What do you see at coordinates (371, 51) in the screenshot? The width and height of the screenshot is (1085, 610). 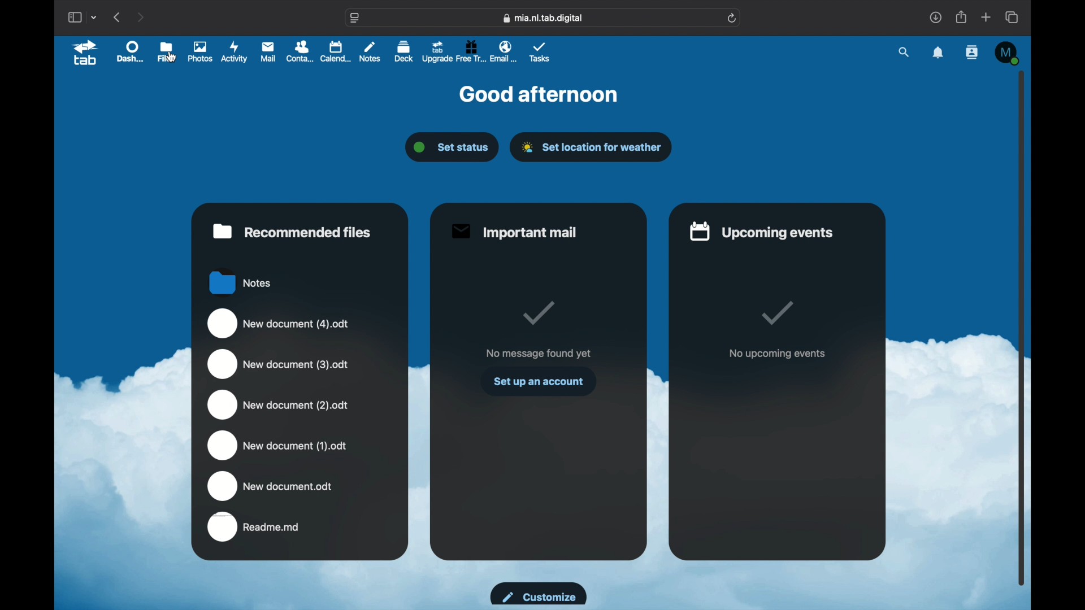 I see `notes` at bounding box center [371, 51].